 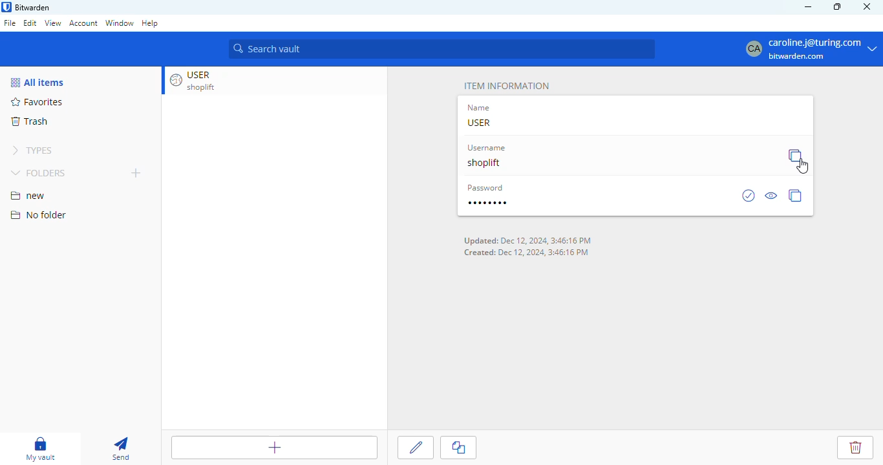 What do you see at coordinates (38, 214) in the screenshot?
I see `no folder` at bounding box center [38, 214].